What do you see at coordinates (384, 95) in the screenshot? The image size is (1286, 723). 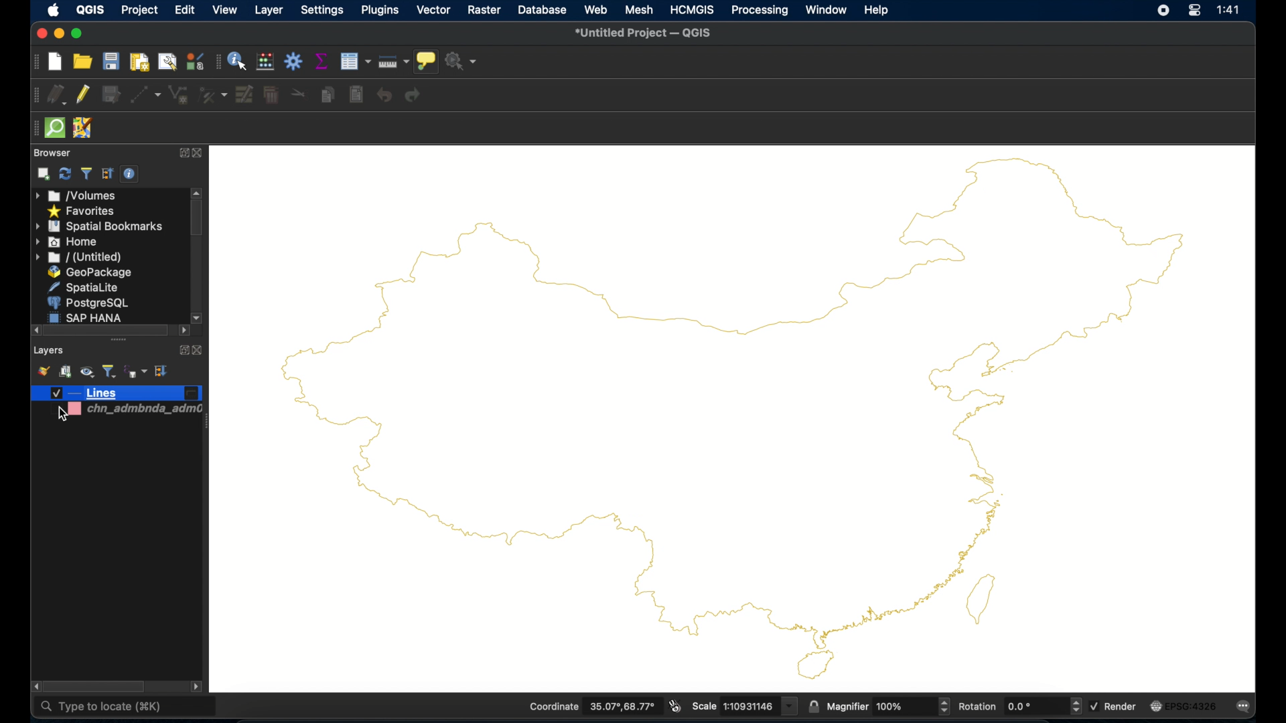 I see `undo` at bounding box center [384, 95].